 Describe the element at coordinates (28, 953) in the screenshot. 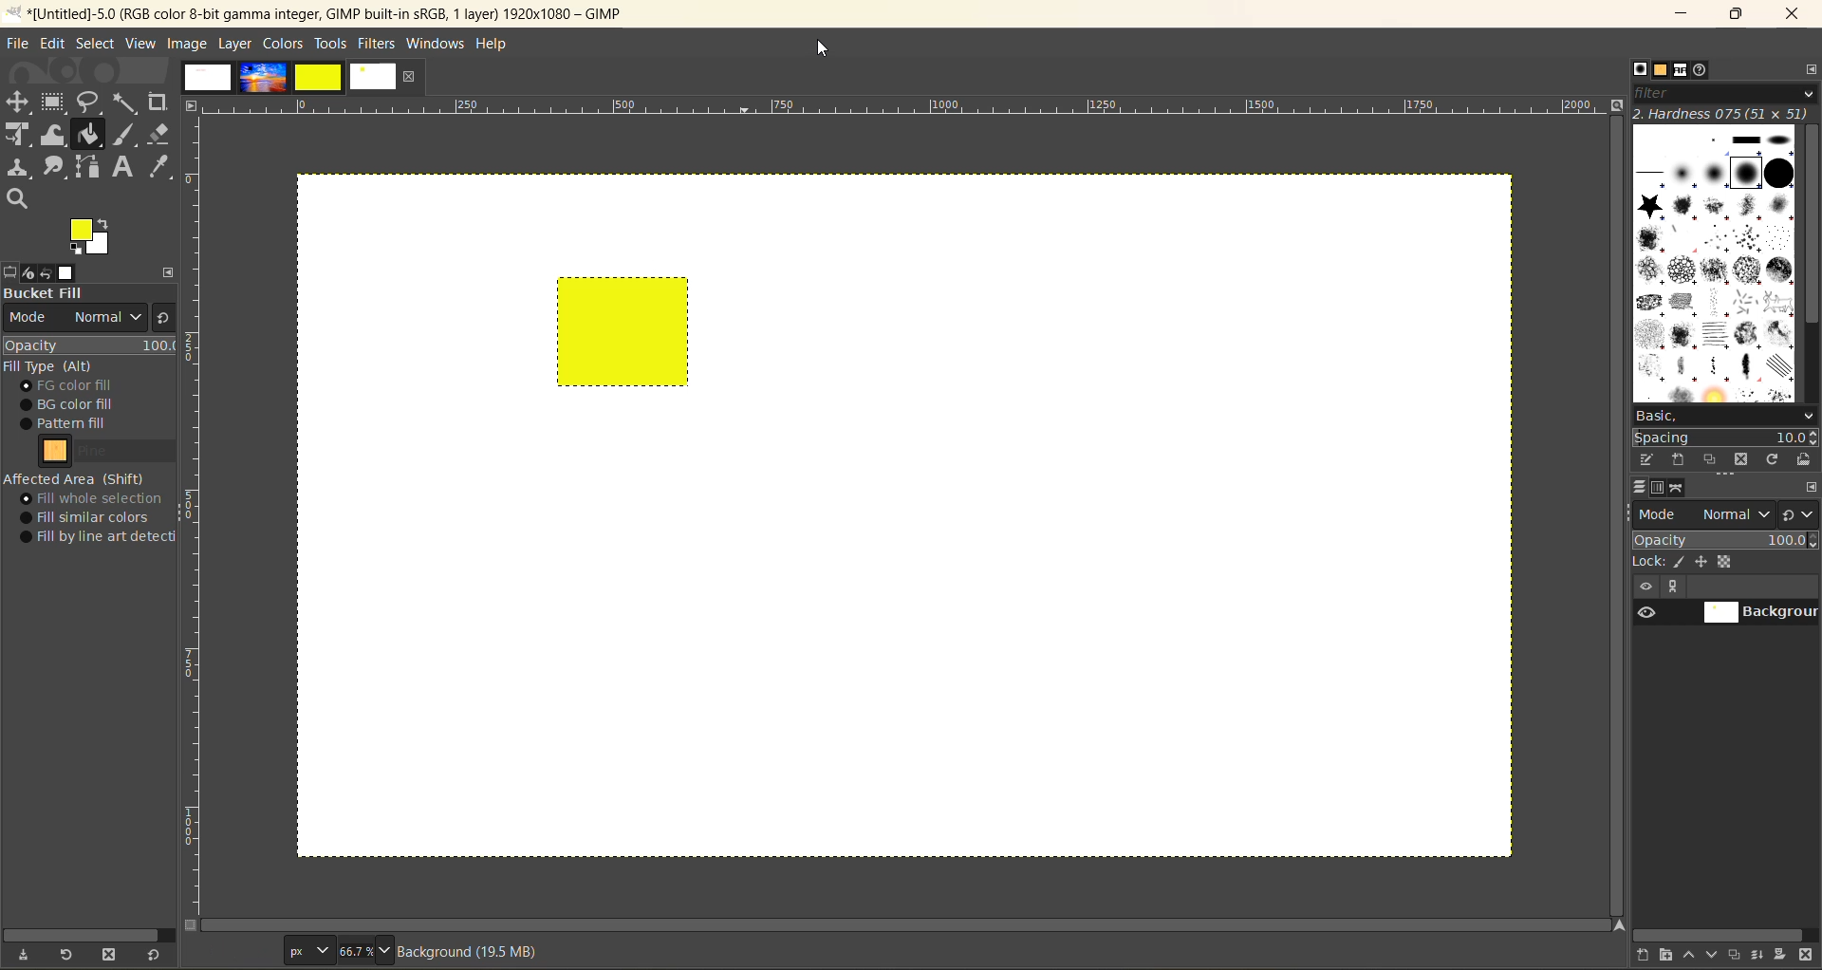

I see `save tool preset` at that location.